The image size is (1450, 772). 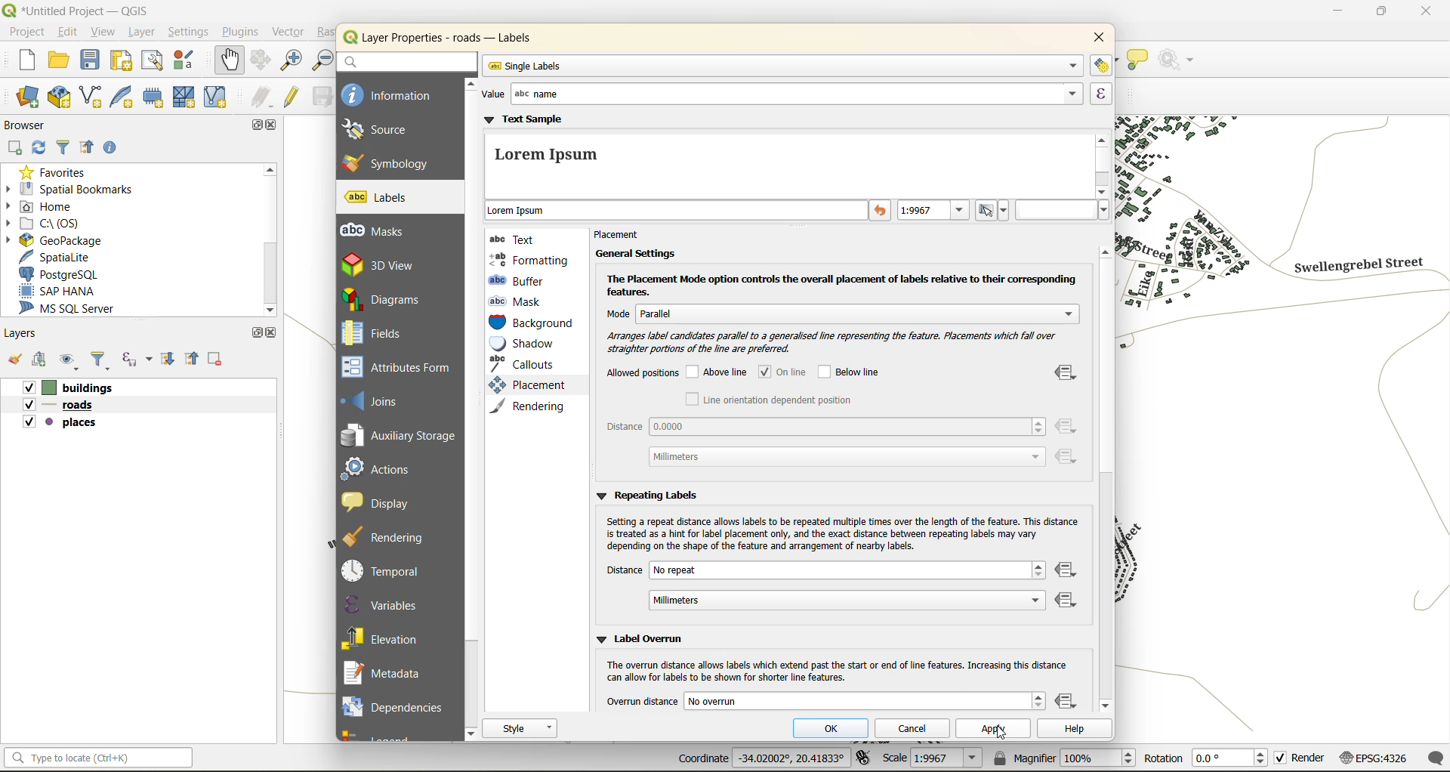 What do you see at coordinates (393, 537) in the screenshot?
I see `rendering` at bounding box center [393, 537].